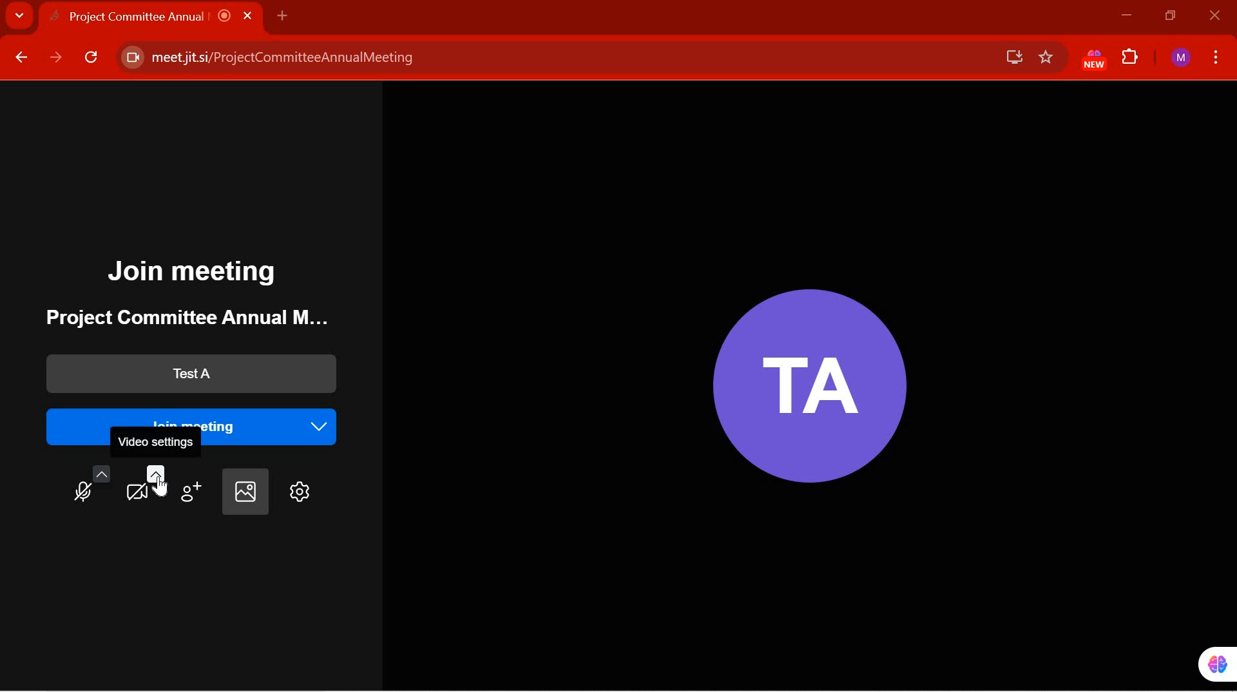 This screenshot has height=692, width=1237. What do you see at coordinates (199, 415) in the screenshot?
I see `join meeting` at bounding box center [199, 415].